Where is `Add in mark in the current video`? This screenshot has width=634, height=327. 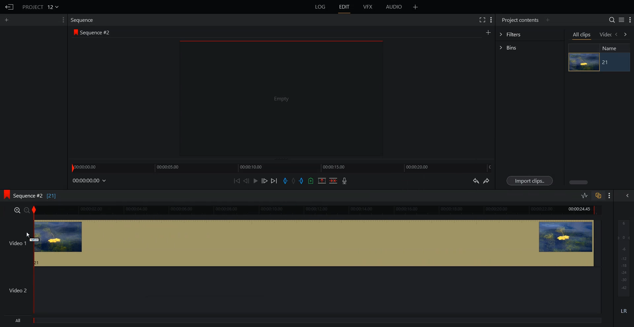
Add in mark in the current video is located at coordinates (285, 181).